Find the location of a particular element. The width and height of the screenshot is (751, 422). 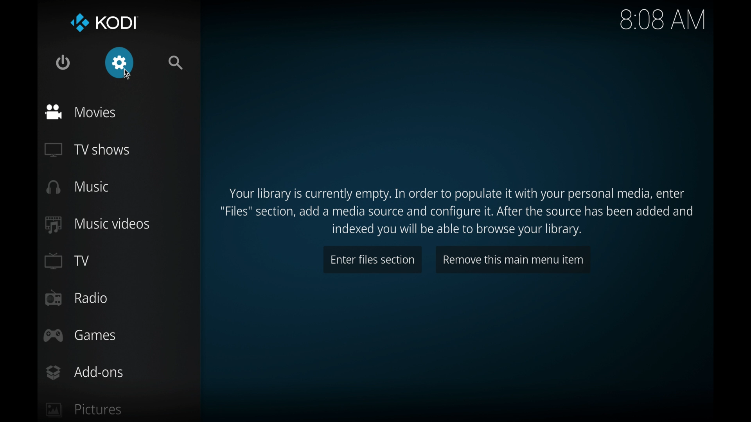

search is located at coordinates (176, 63).